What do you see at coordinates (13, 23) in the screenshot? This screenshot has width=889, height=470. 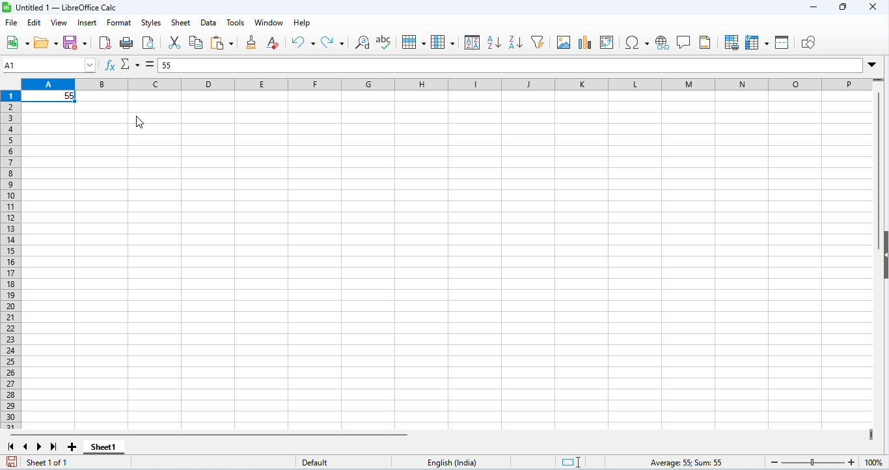 I see `file` at bounding box center [13, 23].